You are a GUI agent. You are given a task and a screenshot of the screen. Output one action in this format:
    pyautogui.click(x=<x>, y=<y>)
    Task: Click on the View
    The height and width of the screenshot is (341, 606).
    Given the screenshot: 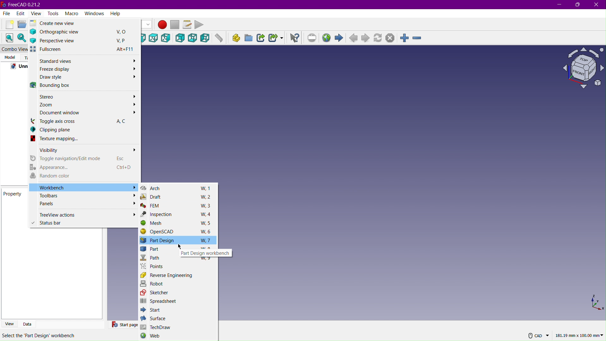 What is the action you would take?
    pyautogui.click(x=9, y=324)
    